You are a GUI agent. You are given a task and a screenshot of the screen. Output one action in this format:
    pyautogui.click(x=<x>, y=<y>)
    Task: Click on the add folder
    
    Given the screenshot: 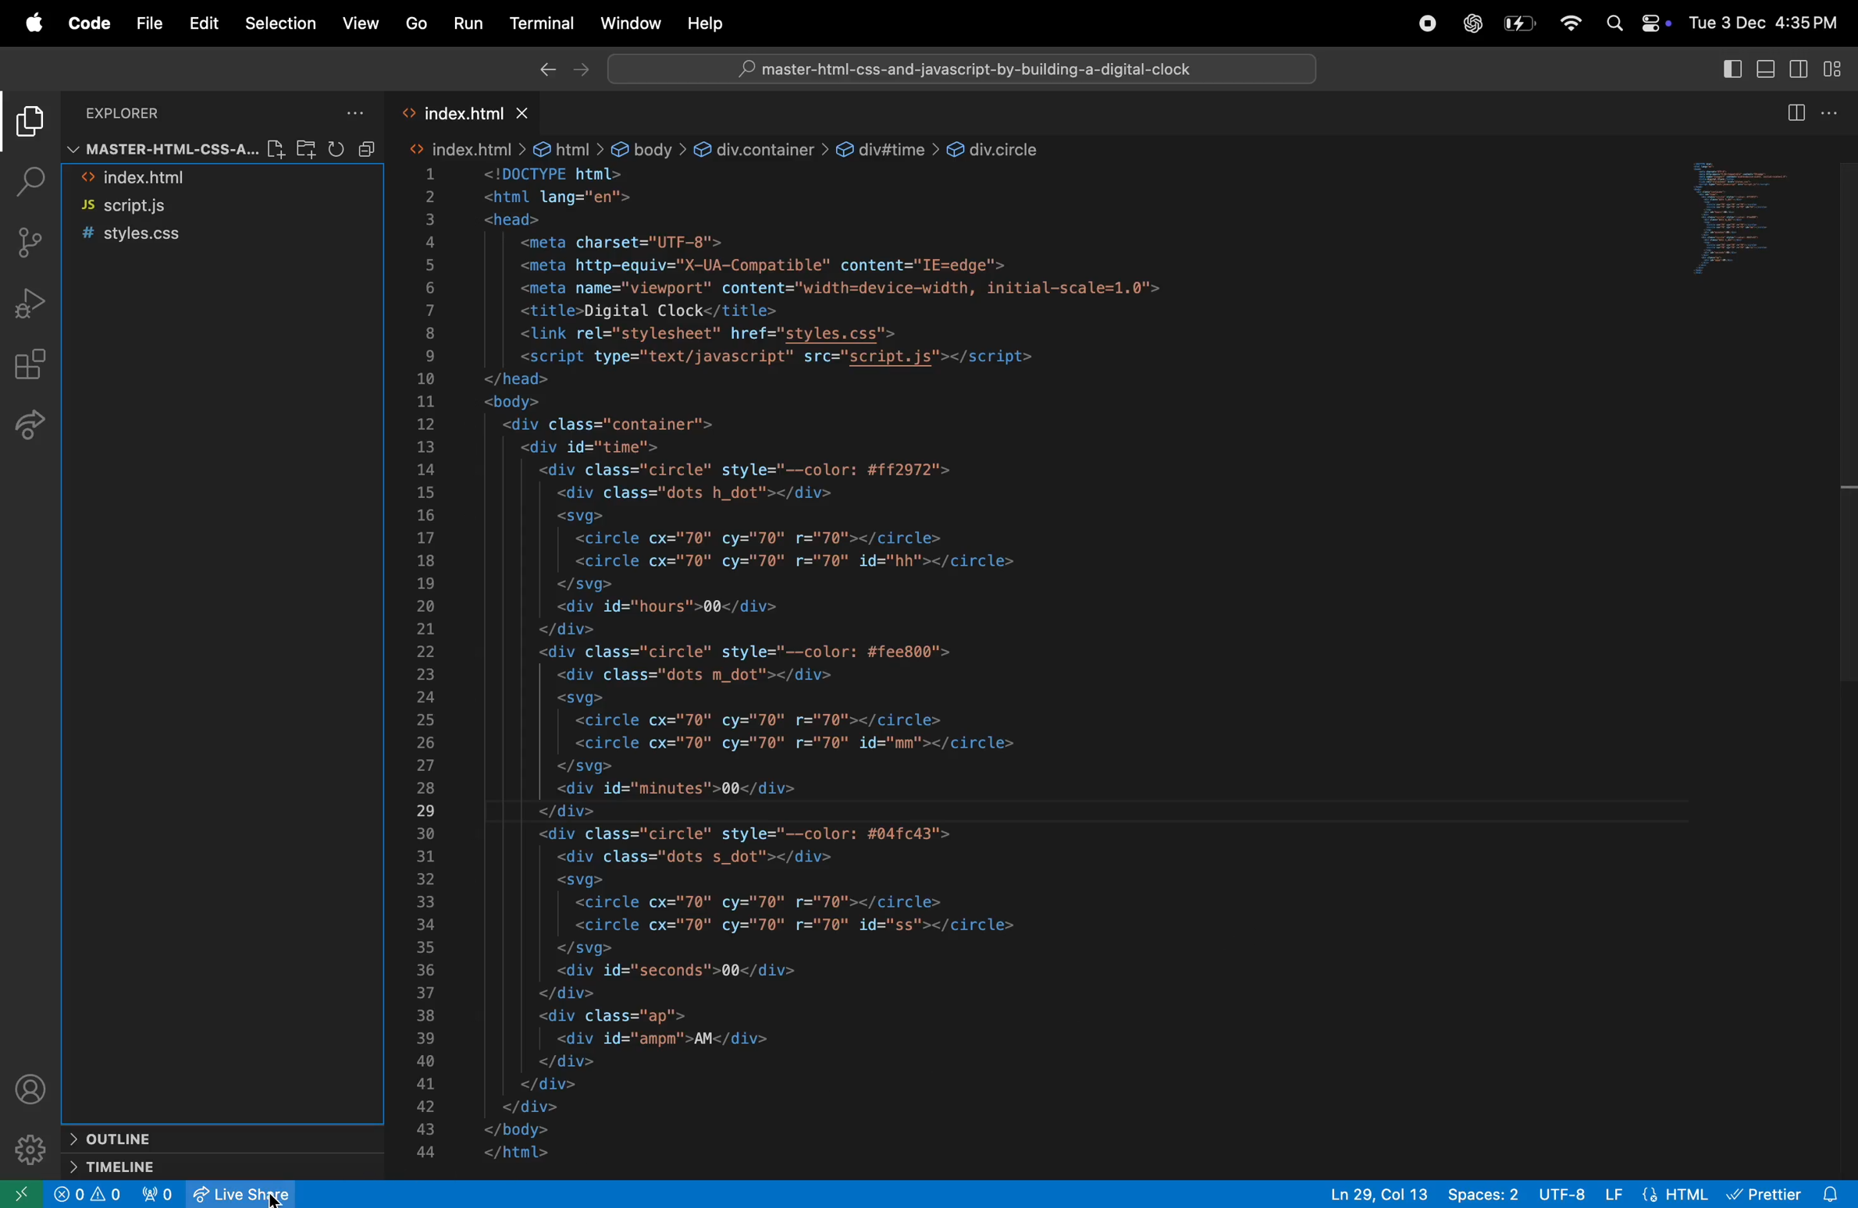 What is the action you would take?
    pyautogui.click(x=304, y=149)
    